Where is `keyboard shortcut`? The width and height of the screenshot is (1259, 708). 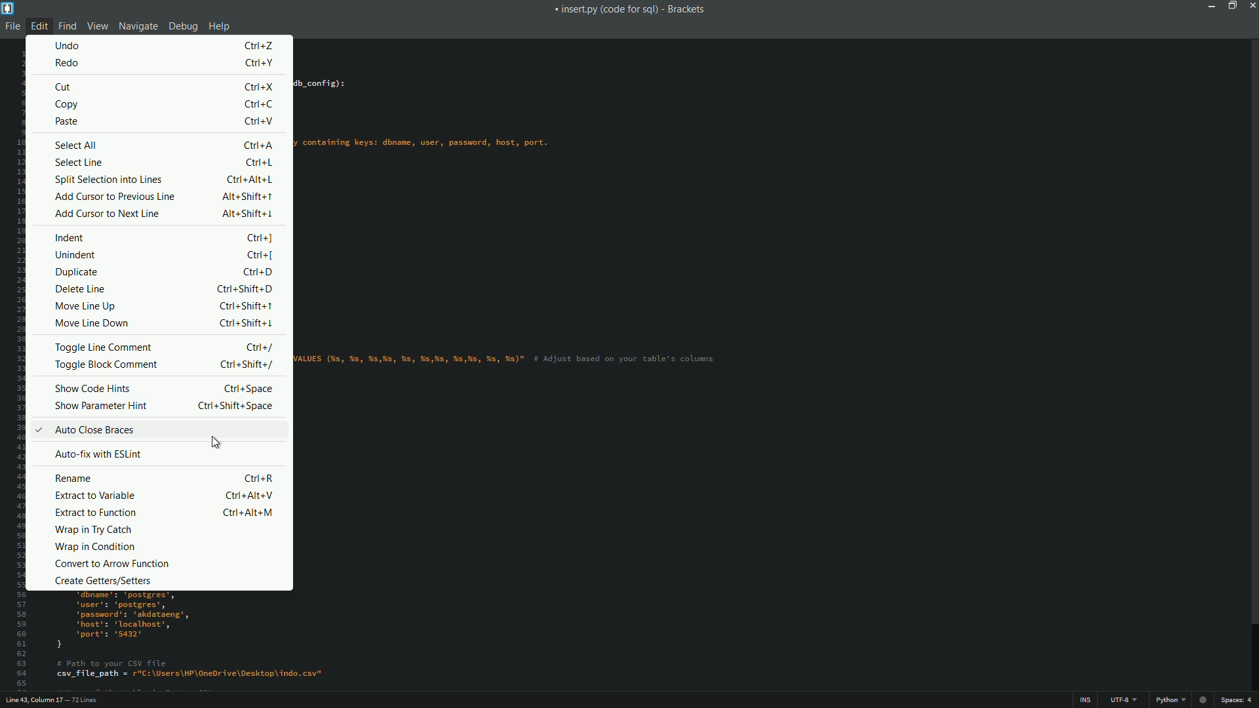 keyboard shortcut is located at coordinates (259, 256).